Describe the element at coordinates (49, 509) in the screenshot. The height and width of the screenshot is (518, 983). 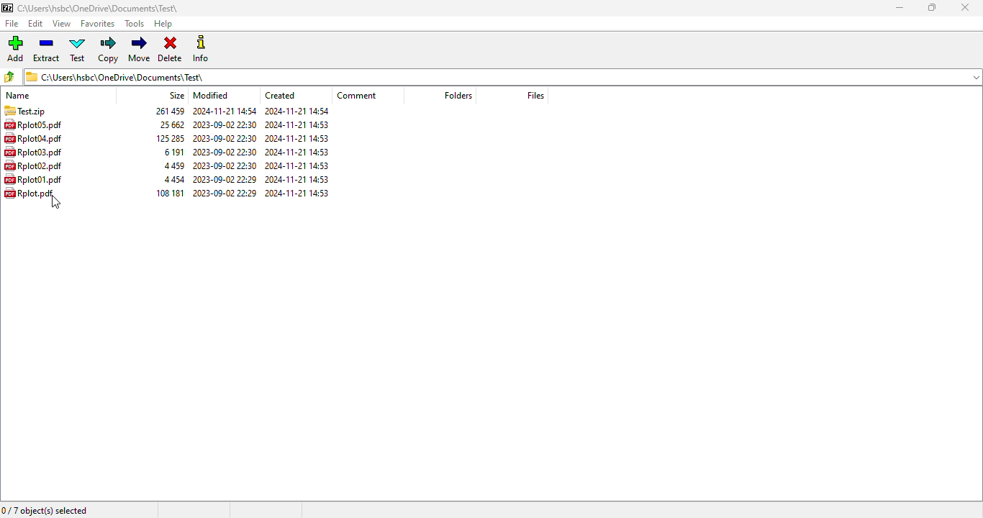
I see `0/7 object(s) selected` at that location.